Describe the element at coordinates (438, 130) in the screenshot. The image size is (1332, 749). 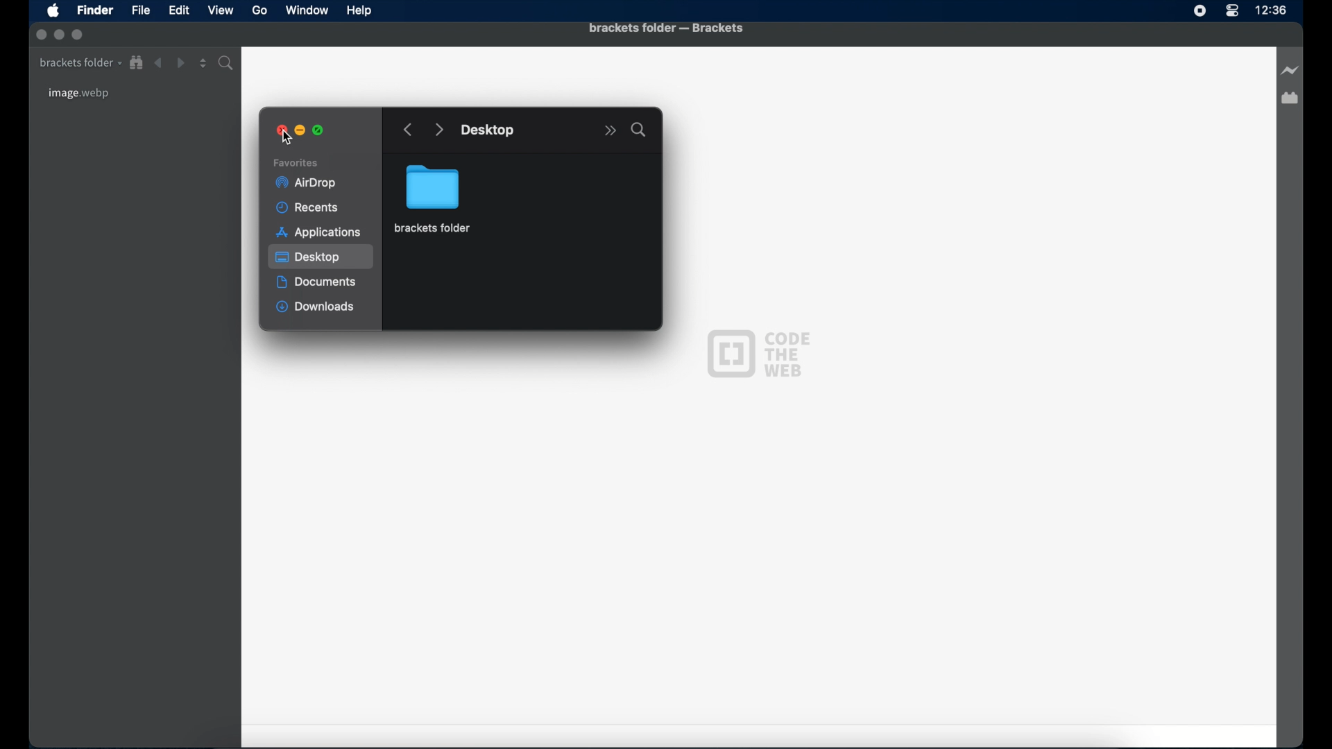
I see `go forward` at that location.